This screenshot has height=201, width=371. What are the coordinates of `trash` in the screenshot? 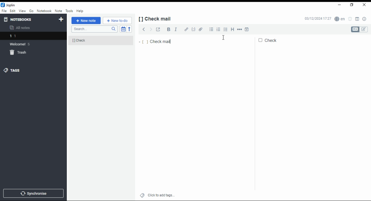 It's located at (19, 52).